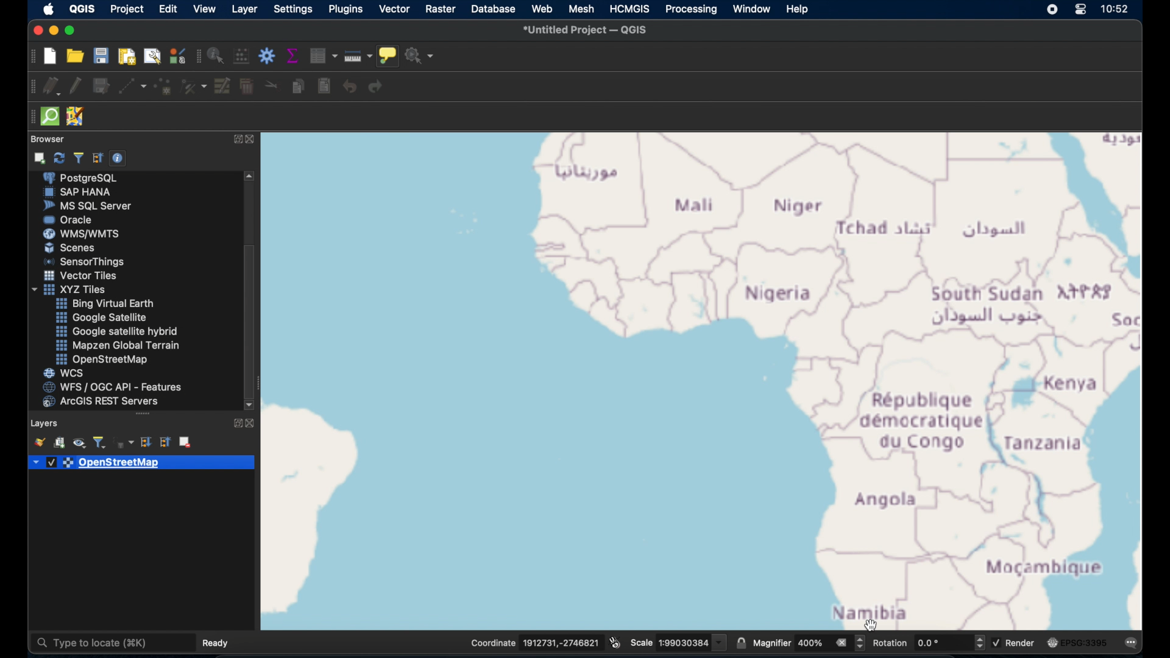 The width and height of the screenshot is (1170, 658). Describe the element at coordinates (421, 55) in the screenshot. I see `no action selected` at that location.